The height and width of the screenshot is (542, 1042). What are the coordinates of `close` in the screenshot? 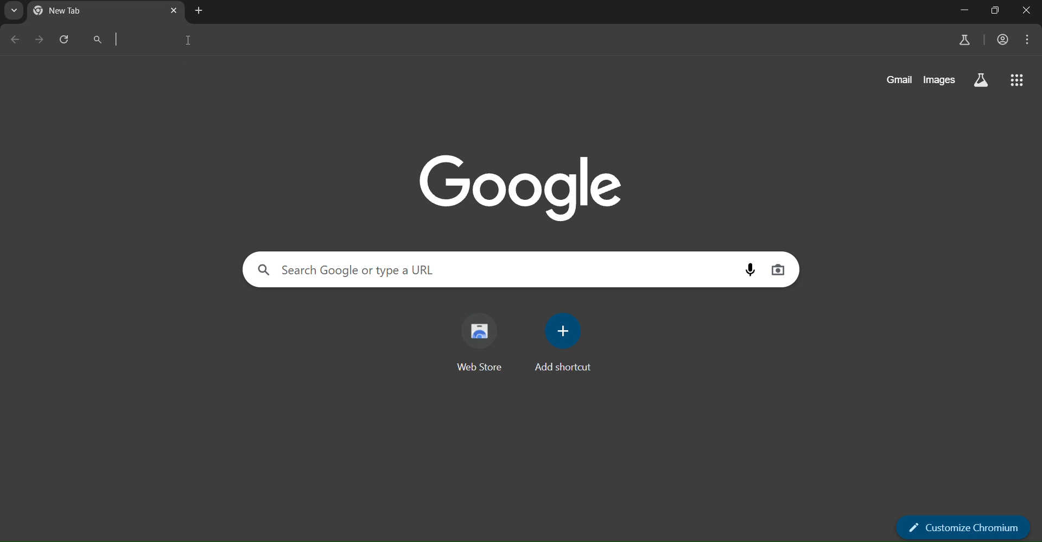 It's located at (1028, 10).